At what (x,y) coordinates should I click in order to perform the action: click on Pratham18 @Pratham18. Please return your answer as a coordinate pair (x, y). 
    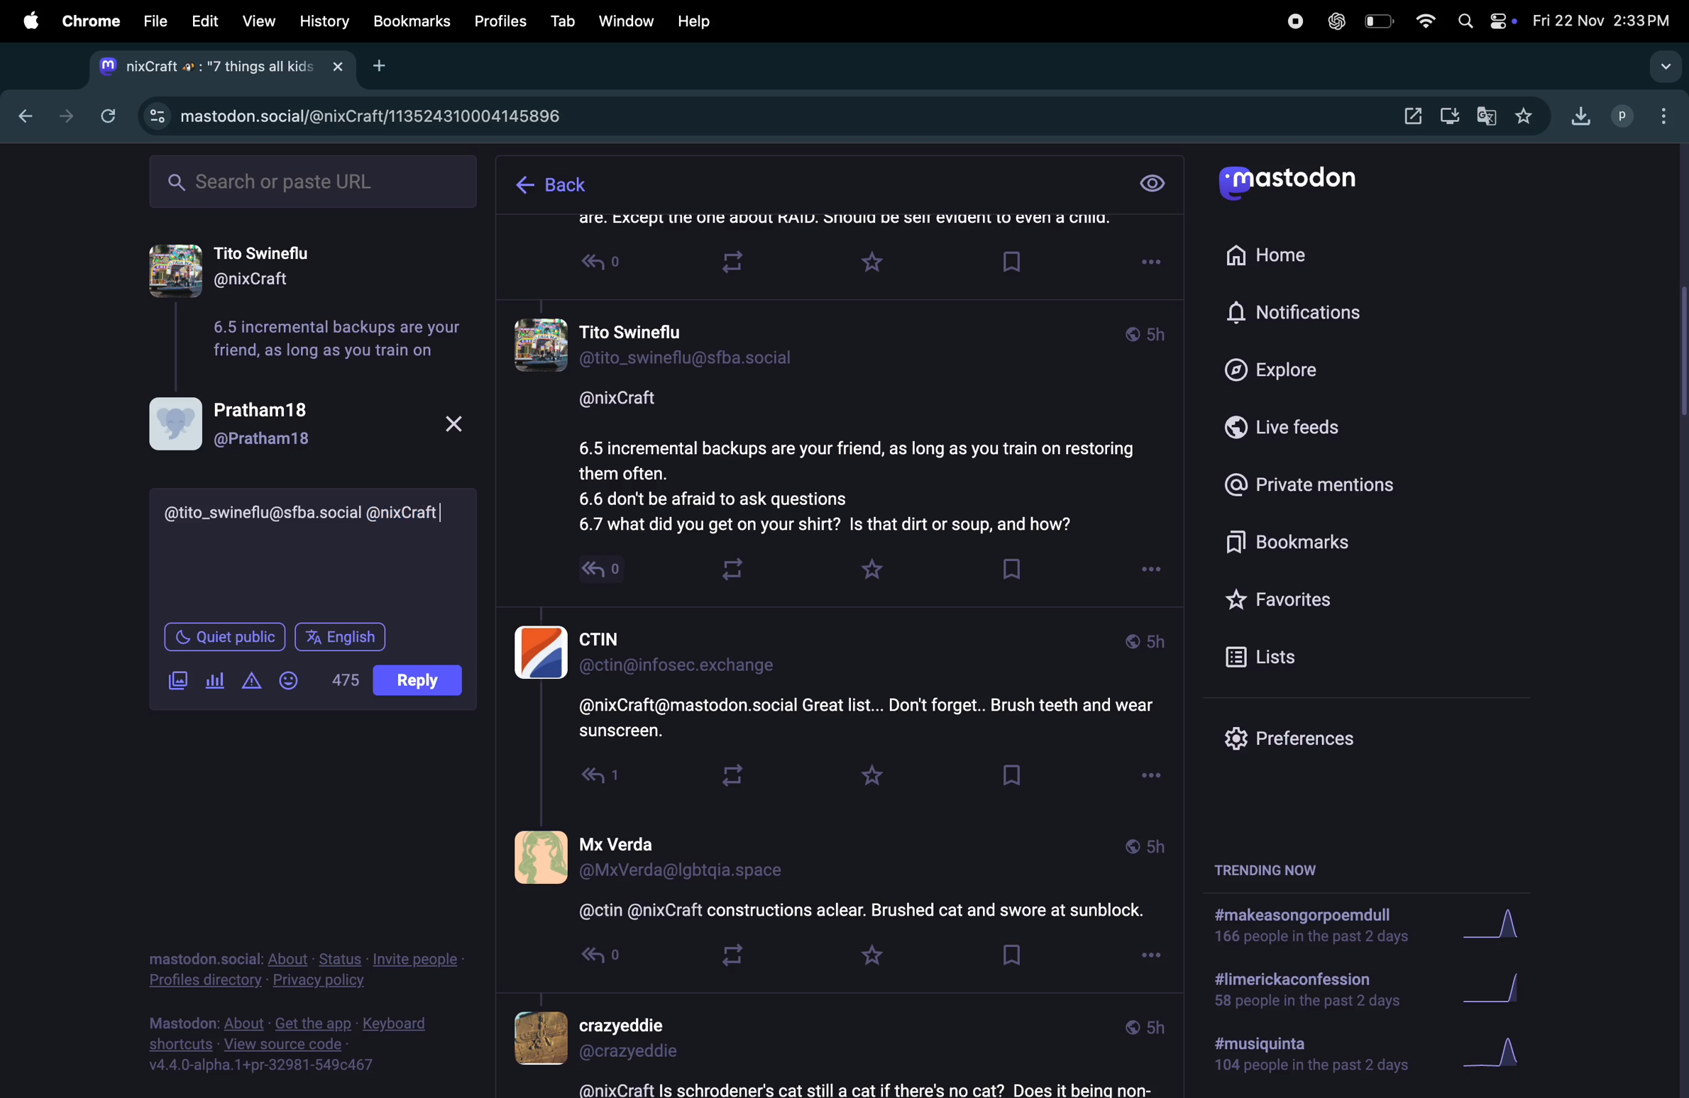
    Looking at the image, I should click on (314, 422).